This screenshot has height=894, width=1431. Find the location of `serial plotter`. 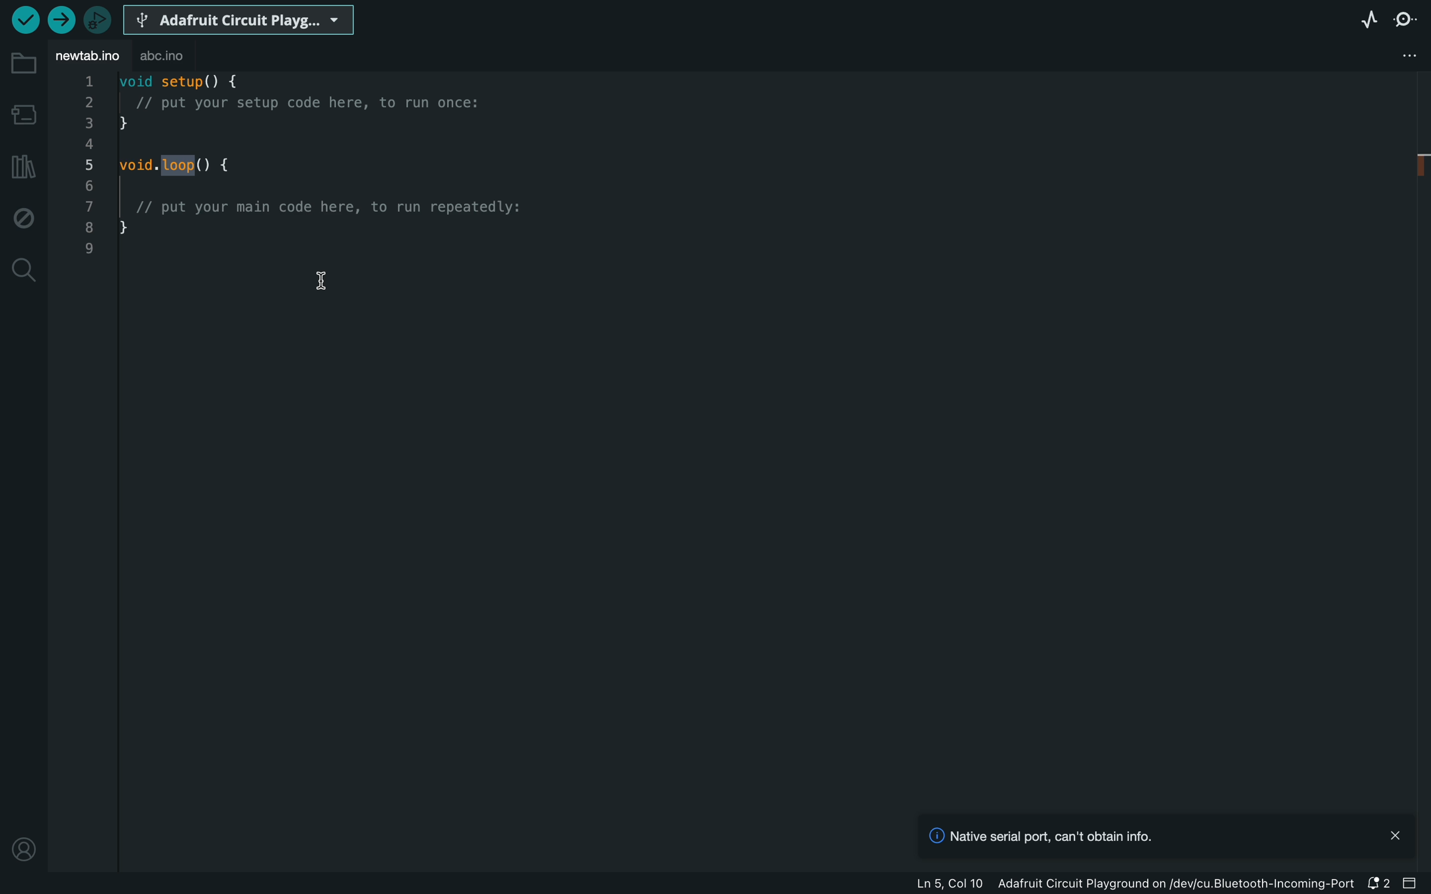

serial plotter is located at coordinates (1368, 21).